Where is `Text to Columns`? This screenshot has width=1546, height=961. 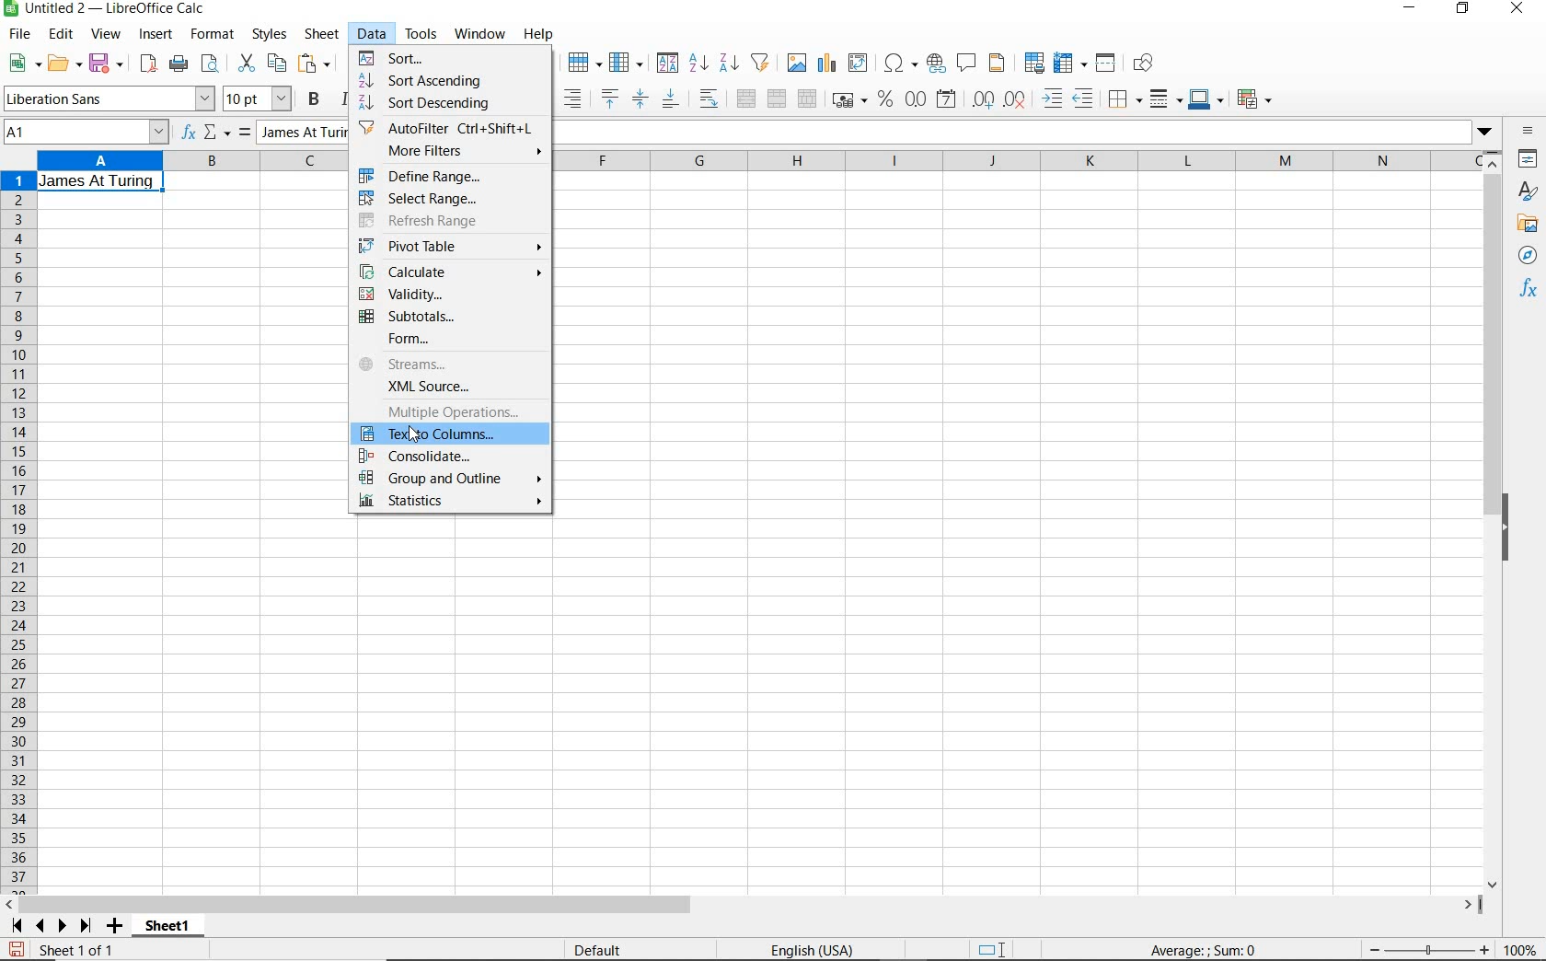
Text to Columns is located at coordinates (449, 435).